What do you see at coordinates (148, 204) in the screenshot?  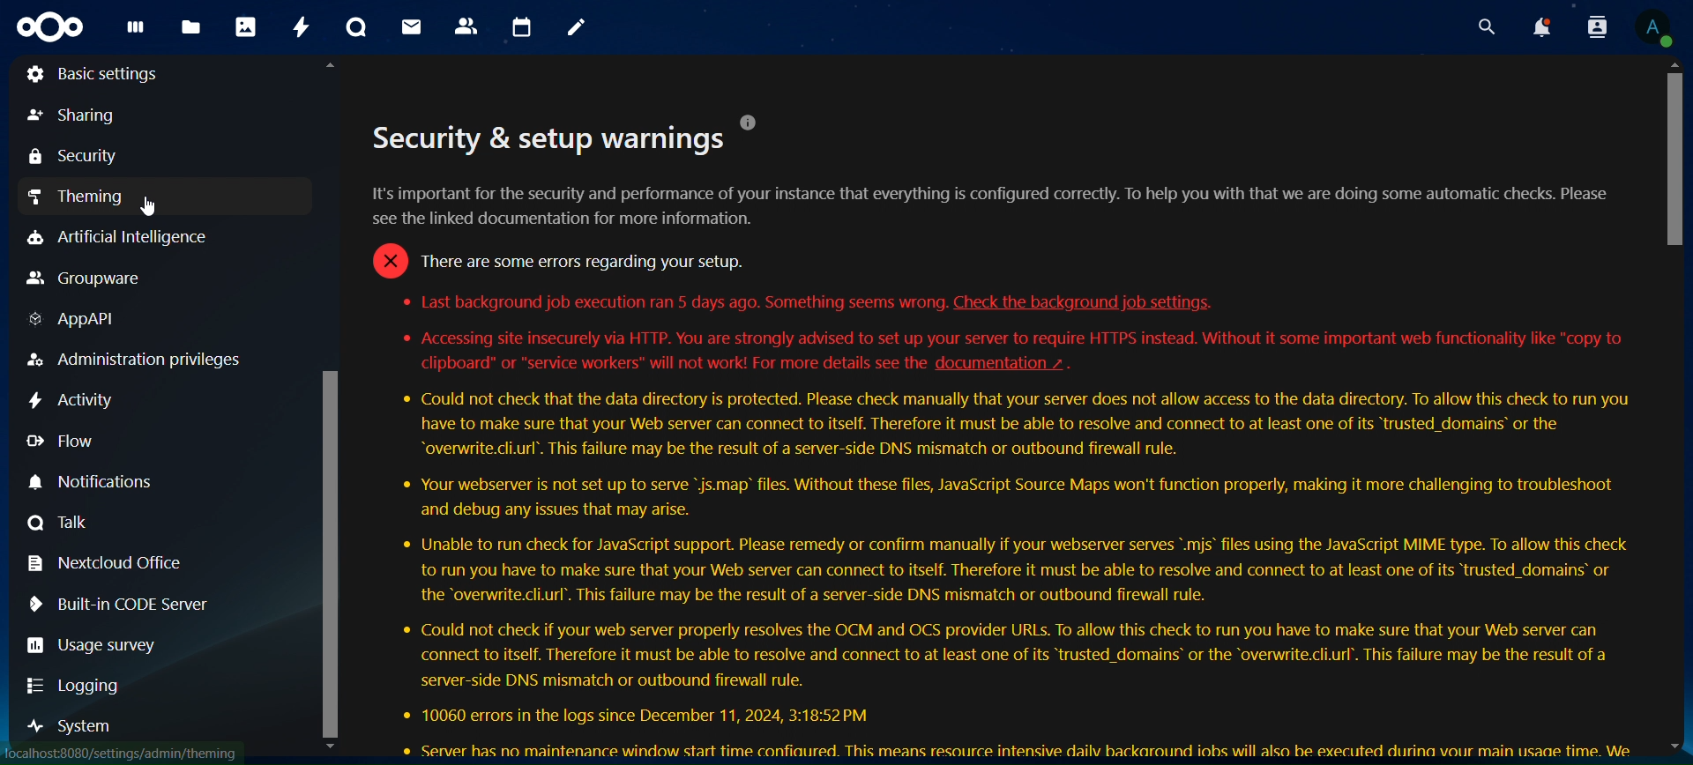 I see `cursor` at bounding box center [148, 204].